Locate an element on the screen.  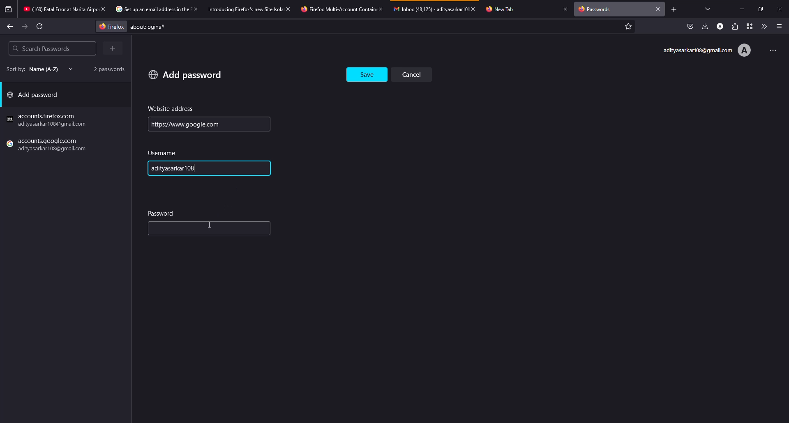
userame is located at coordinates (164, 153).